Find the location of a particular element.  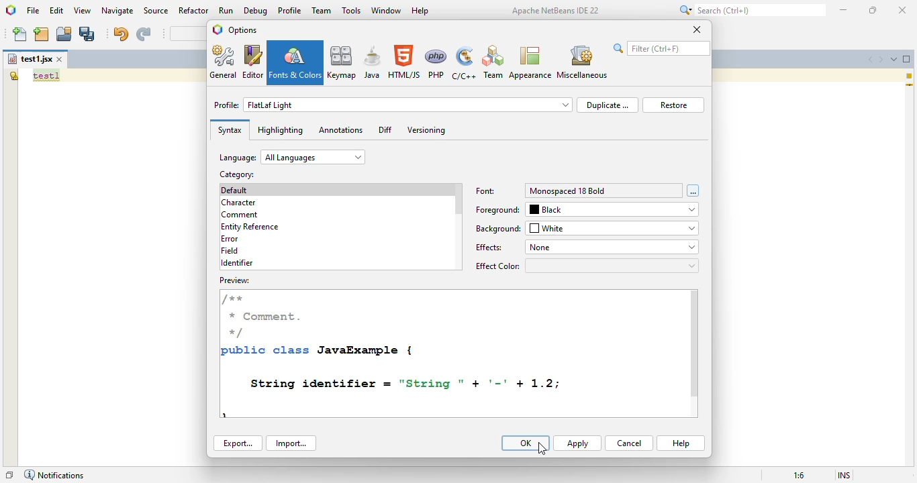

appearance is located at coordinates (530, 62).